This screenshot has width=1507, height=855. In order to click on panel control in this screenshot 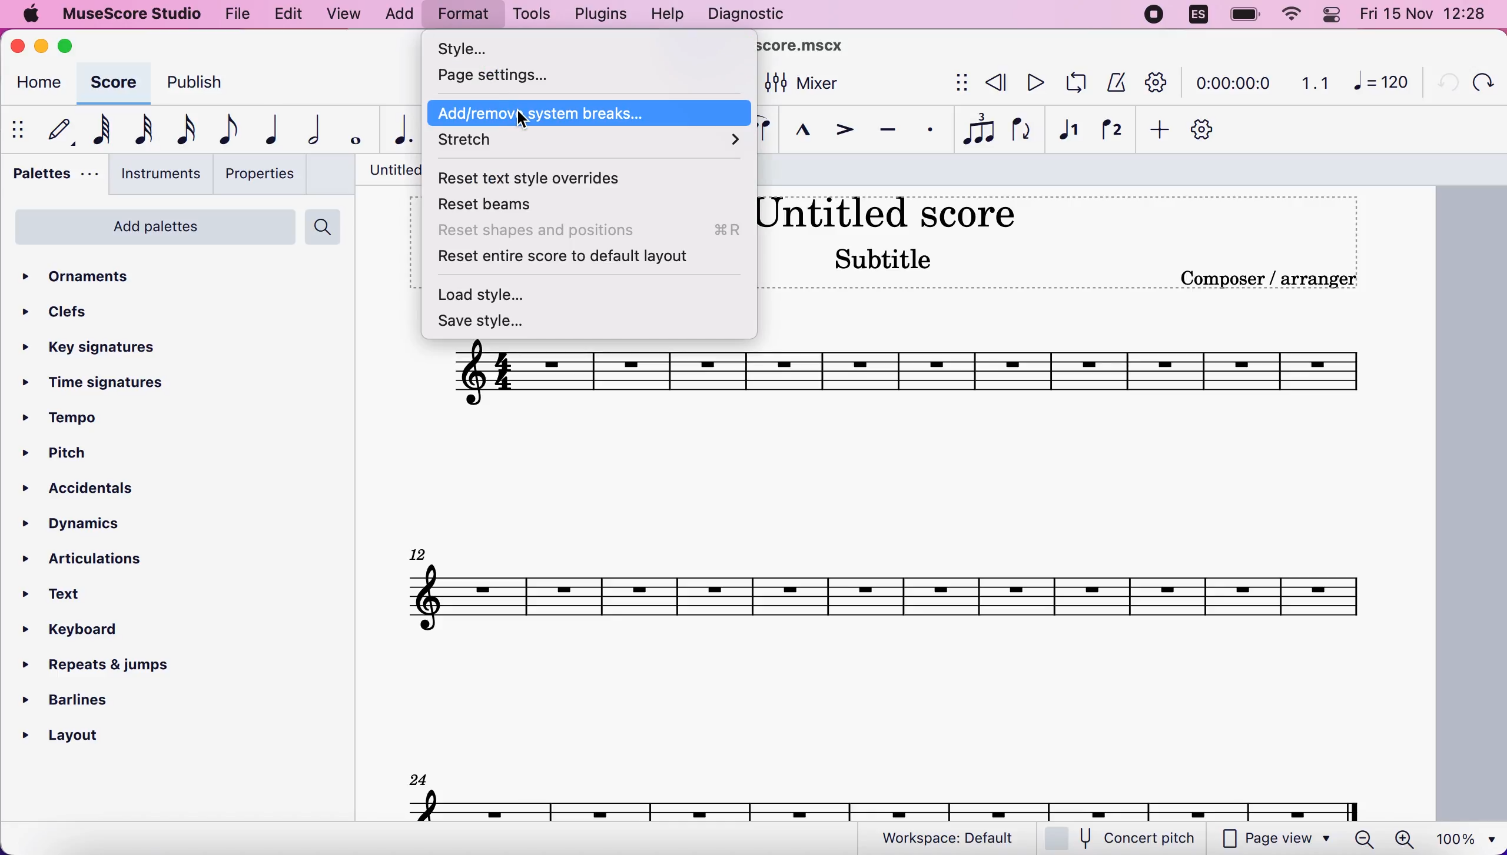, I will do `click(1335, 15)`.